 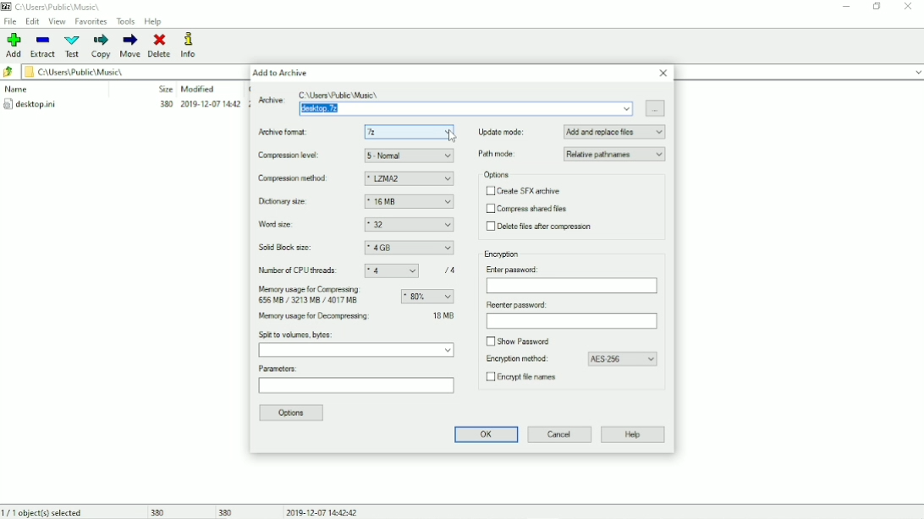 What do you see at coordinates (572, 131) in the screenshot?
I see `Update mode` at bounding box center [572, 131].